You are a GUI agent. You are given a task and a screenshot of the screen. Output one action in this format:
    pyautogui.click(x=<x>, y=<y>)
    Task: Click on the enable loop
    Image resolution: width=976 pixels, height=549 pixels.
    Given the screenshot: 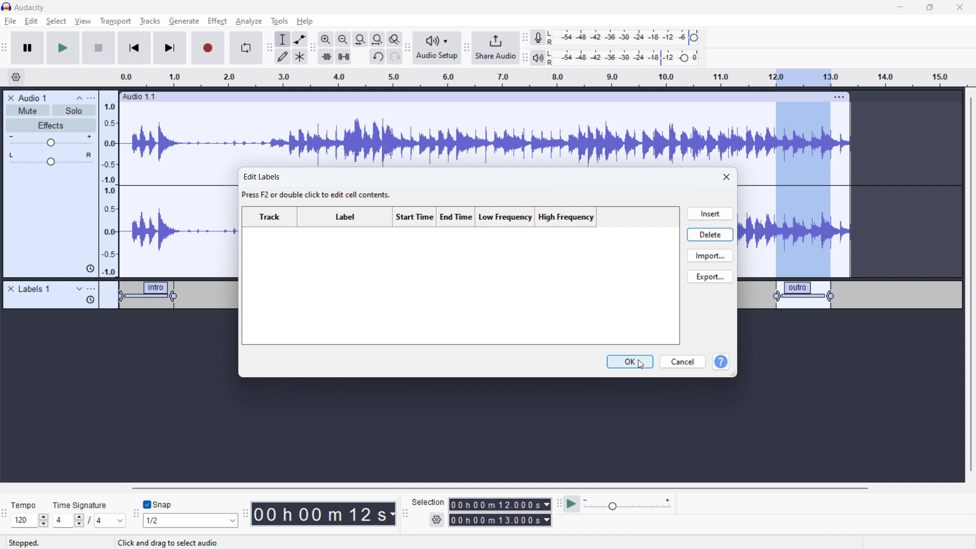 What is the action you would take?
    pyautogui.click(x=246, y=47)
    